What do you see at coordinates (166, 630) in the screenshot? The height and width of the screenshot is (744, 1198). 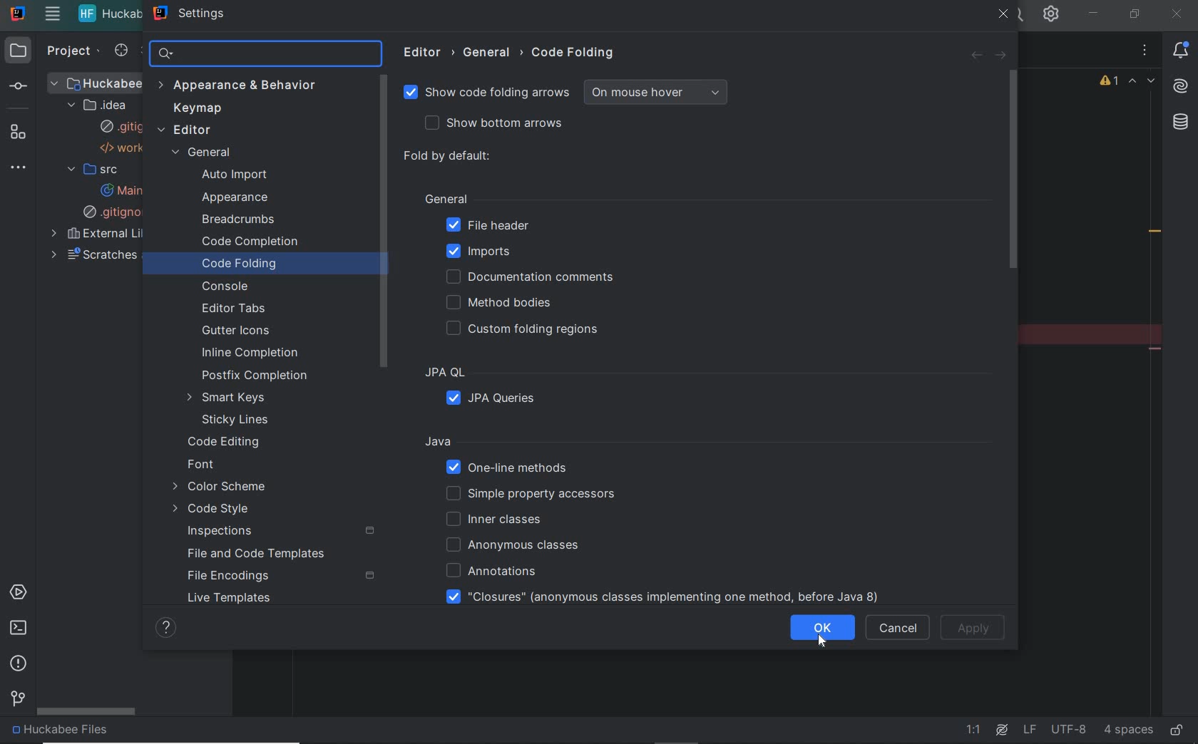 I see `SHOW HELP CONTENTS` at bounding box center [166, 630].